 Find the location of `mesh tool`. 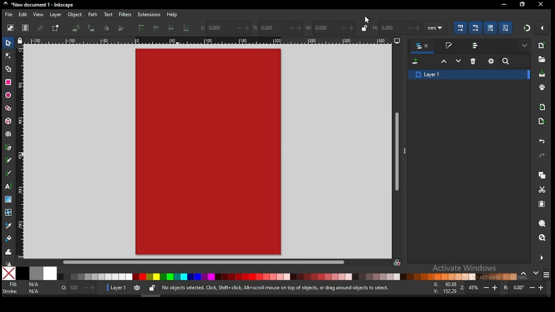

mesh tool is located at coordinates (9, 213).